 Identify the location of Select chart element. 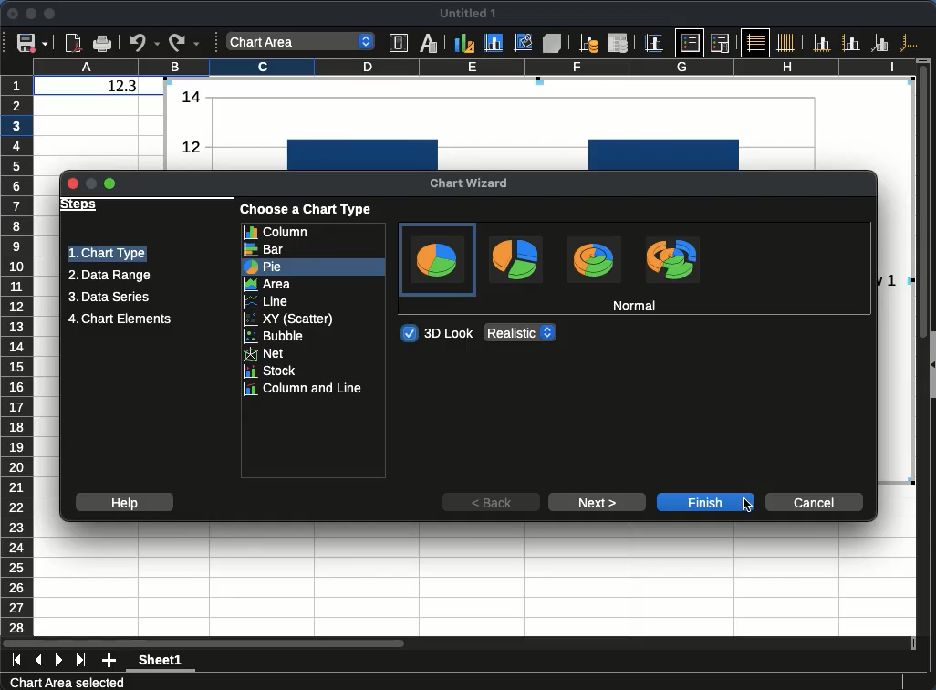
(301, 41).